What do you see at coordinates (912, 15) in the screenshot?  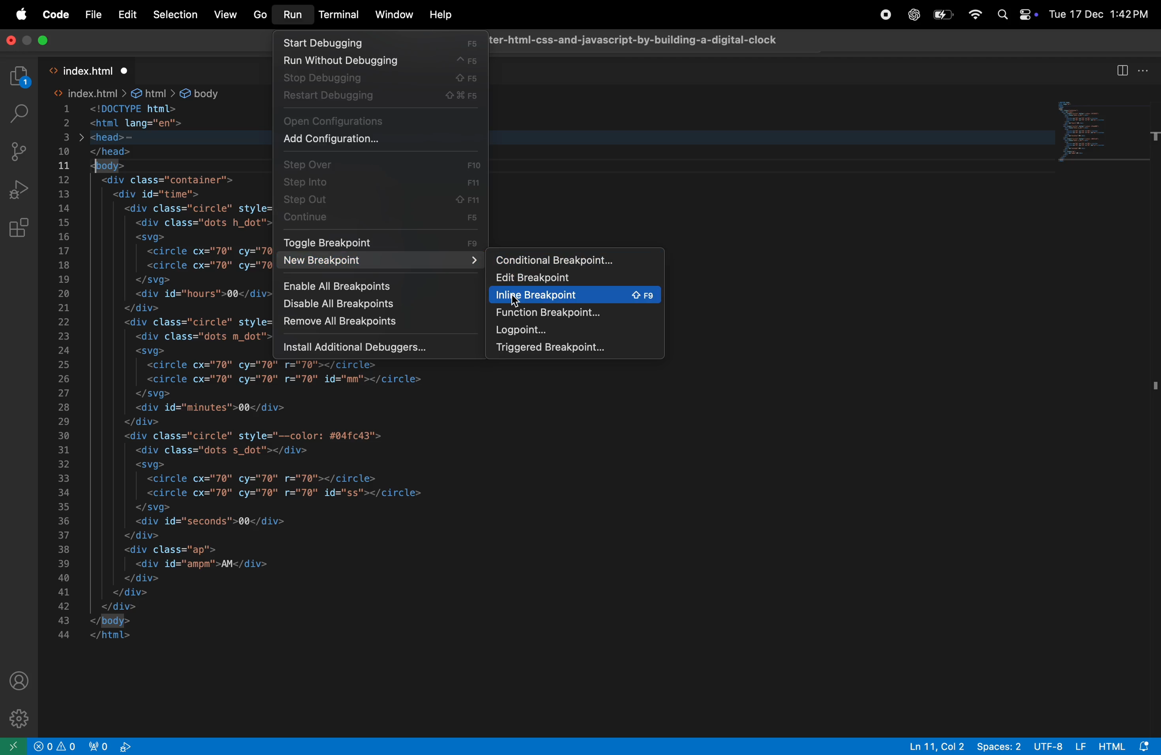 I see `chatgpt` at bounding box center [912, 15].